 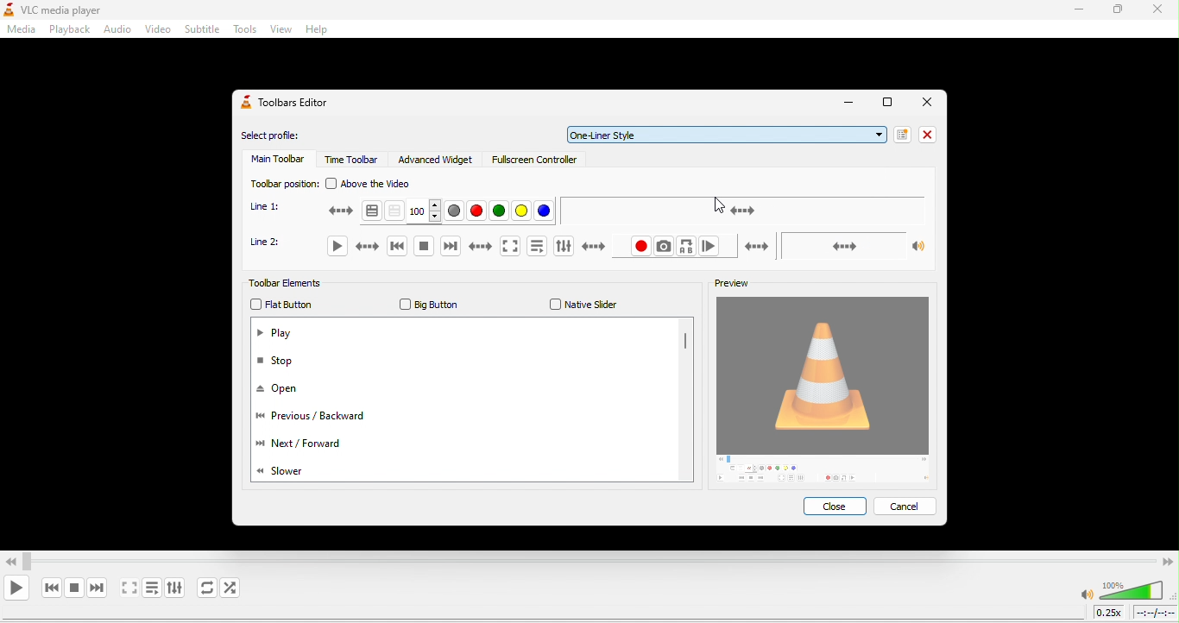 What do you see at coordinates (287, 134) in the screenshot?
I see `select profile` at bounding box center [287, 134].